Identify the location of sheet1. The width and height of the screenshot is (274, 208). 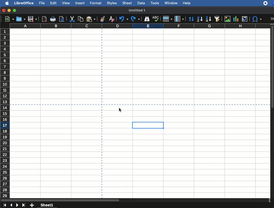
(47, 205).